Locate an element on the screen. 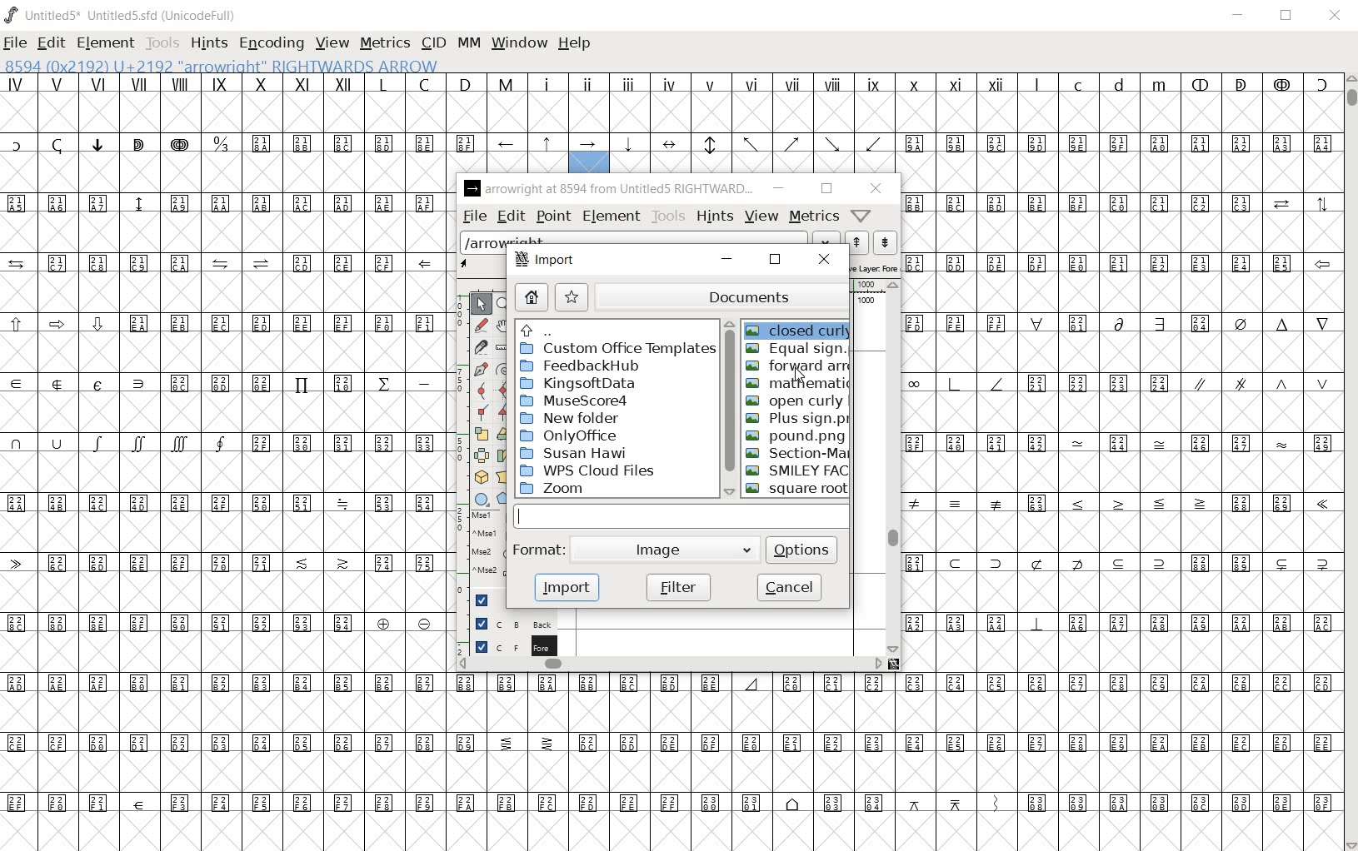 The width and height of the screenshot is (1358, 851). format is located at coordinates (538, 550).